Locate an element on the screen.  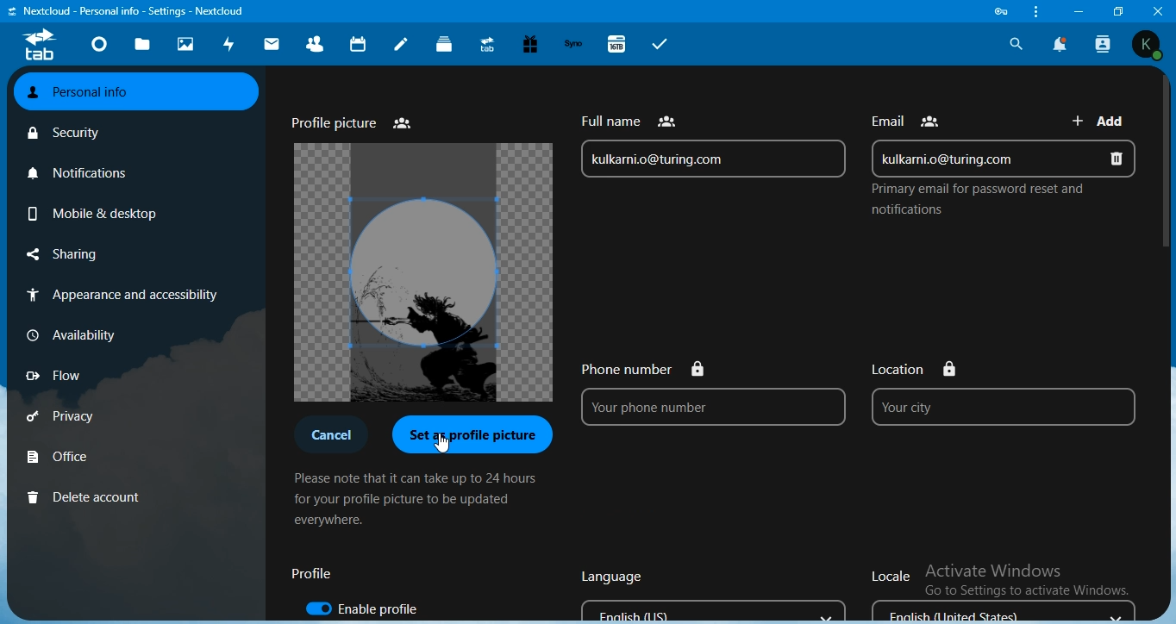
deck is located at coordinates (446, 44).